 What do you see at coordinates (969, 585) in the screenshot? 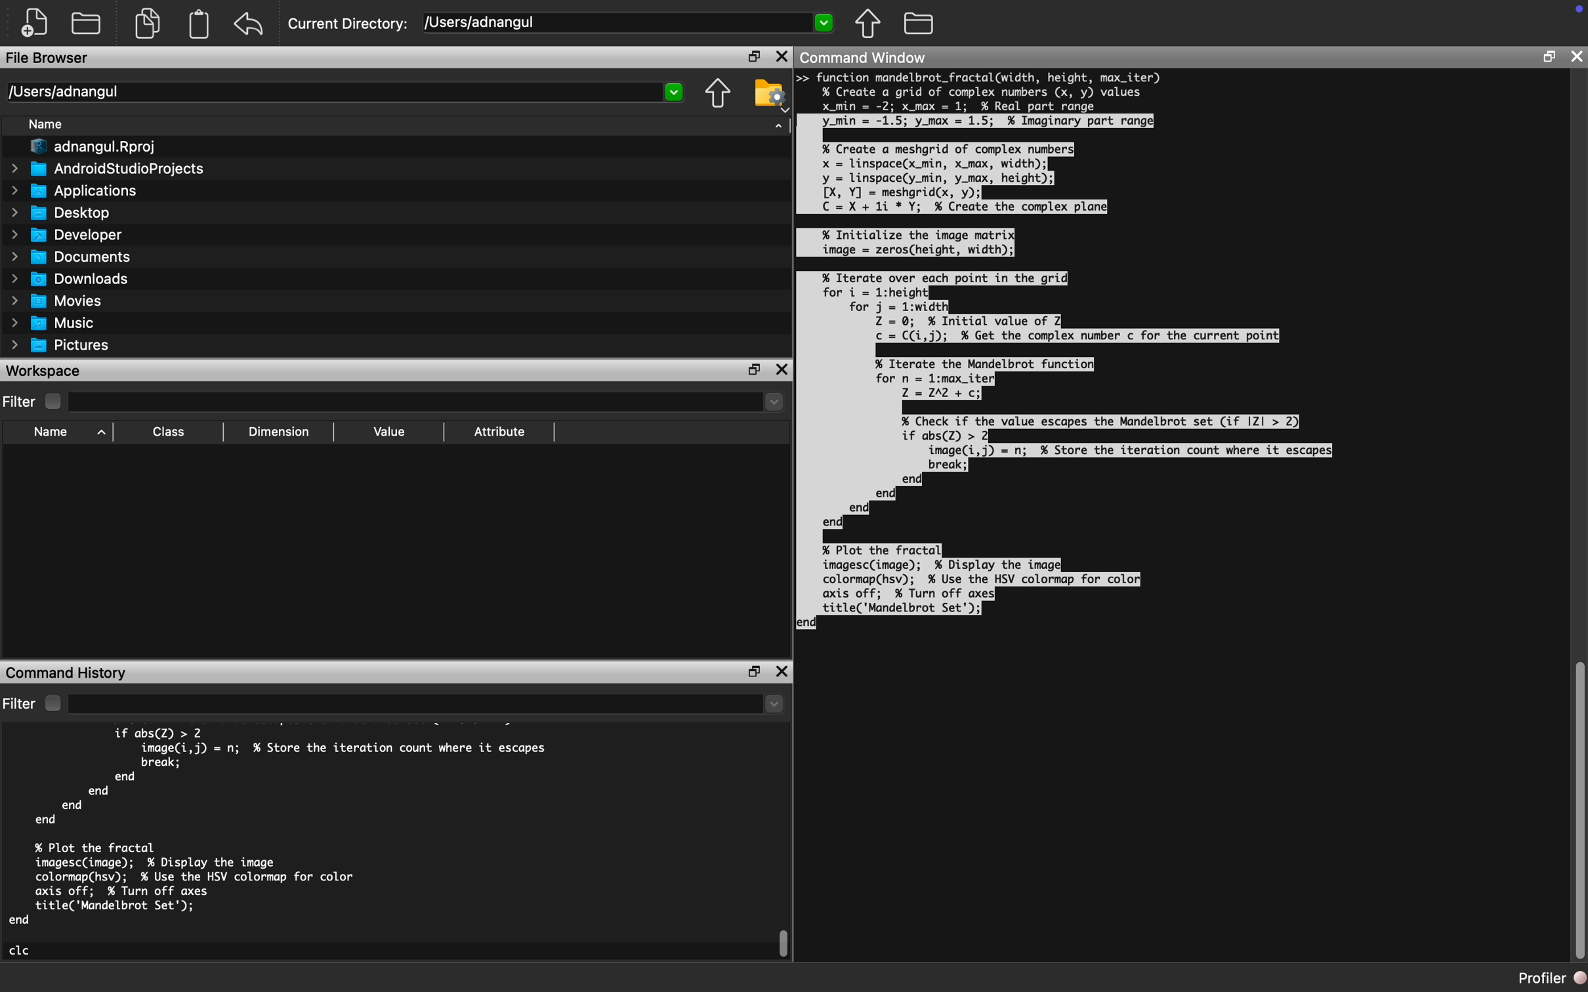
I see `% Plot the fractal
imagesc(image); % Display the image]
colormapChsv); % Use the HSV colormap for color]
axis off; % Turn off axes]
title('Mandelbrot Set');

end` at bounding box center [969, 585].